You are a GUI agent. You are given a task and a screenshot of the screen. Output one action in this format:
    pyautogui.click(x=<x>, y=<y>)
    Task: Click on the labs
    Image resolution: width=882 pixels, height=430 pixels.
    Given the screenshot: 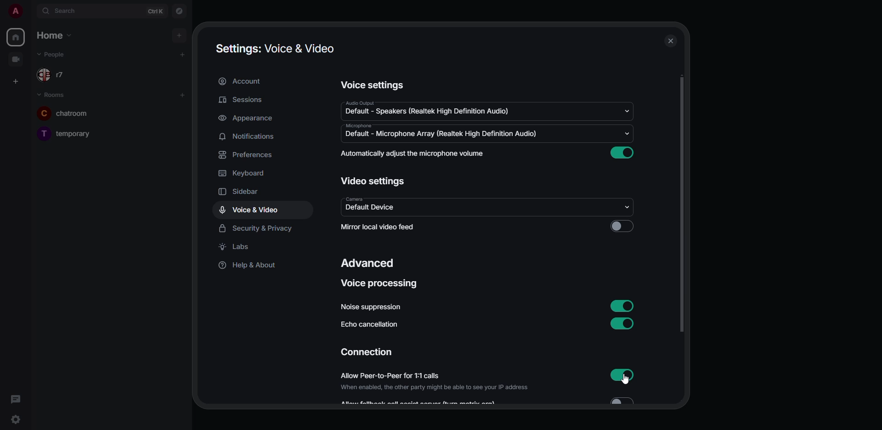 What is the action you would take?
    pyautogui.click(x=236, y=247)
    